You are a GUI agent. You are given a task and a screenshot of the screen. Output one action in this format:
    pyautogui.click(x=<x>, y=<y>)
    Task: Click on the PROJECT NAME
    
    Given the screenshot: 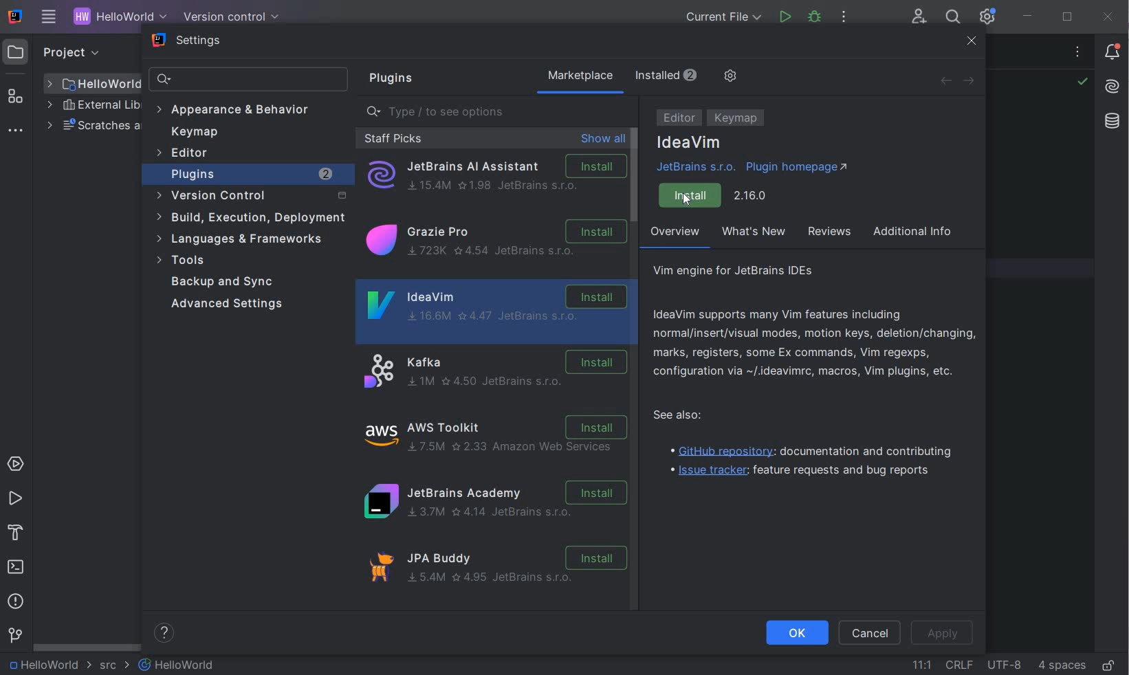 What is the action you would take?
    pyautogui.click(x=117, y=18)
    